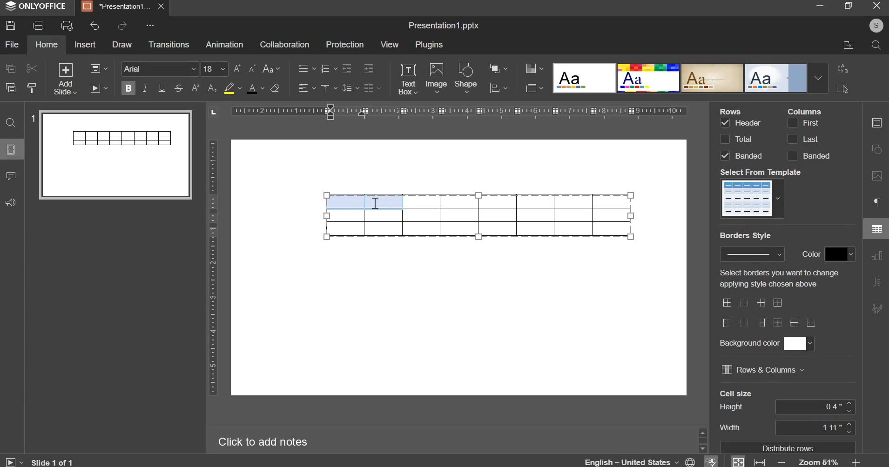 This screenshot has width=889, height=467. I want to click on copy, so click(11, 67).